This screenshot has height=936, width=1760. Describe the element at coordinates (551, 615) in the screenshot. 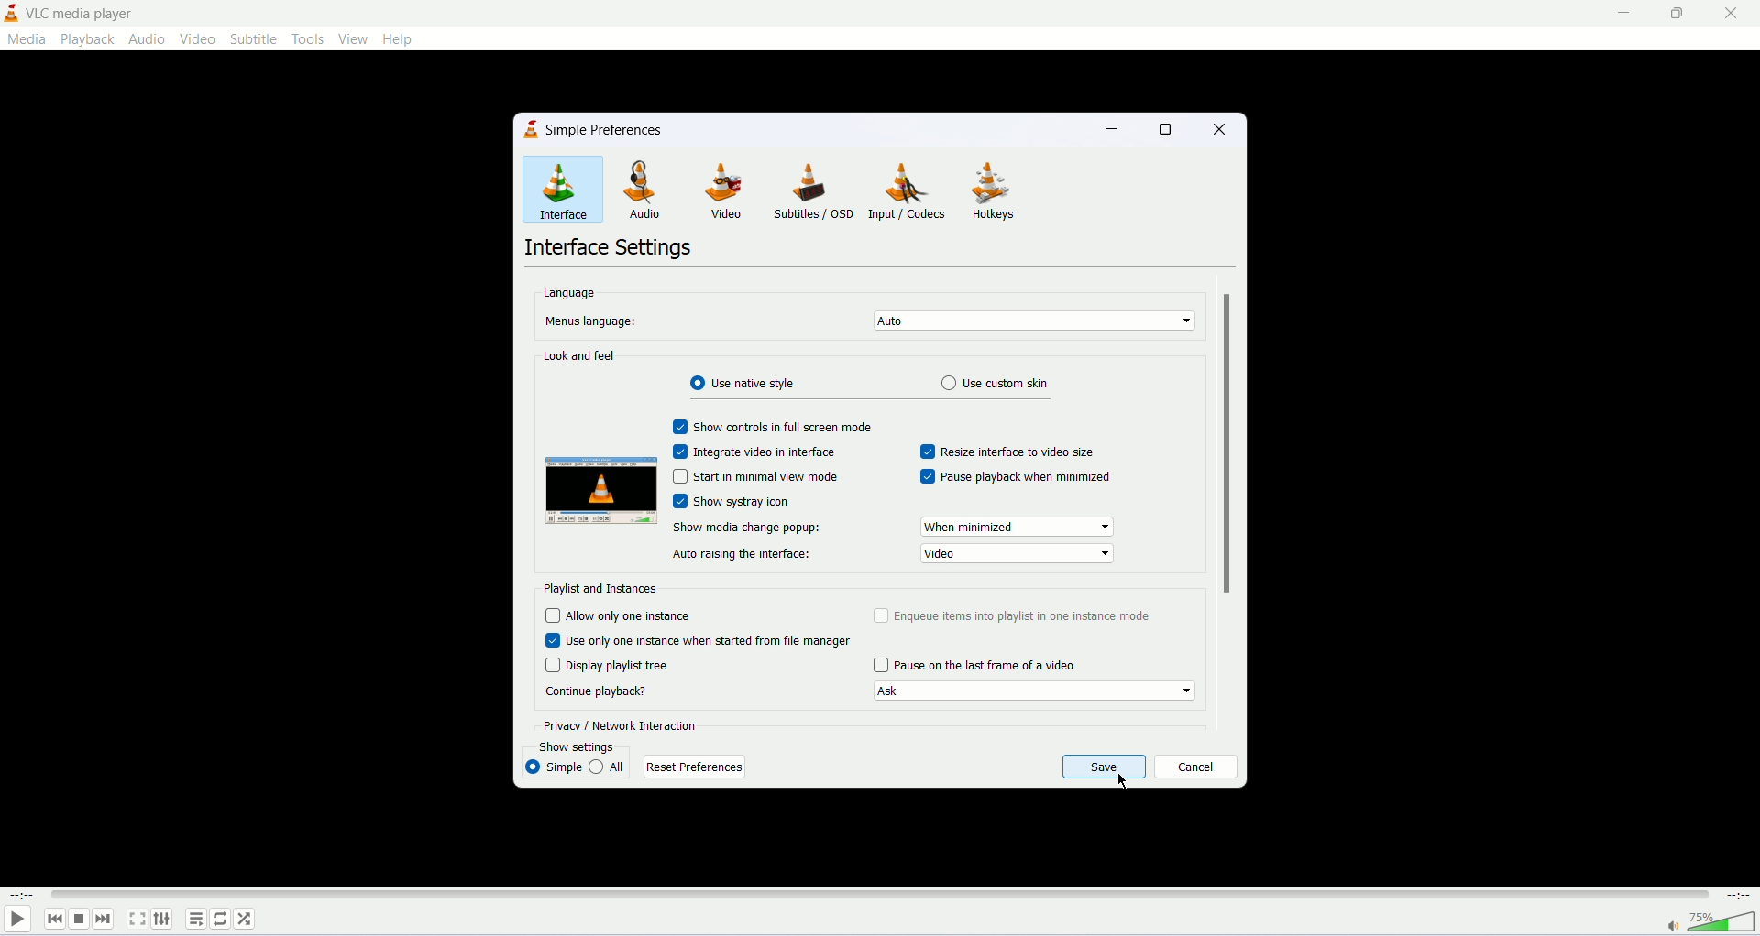

I see `check box` at that location.